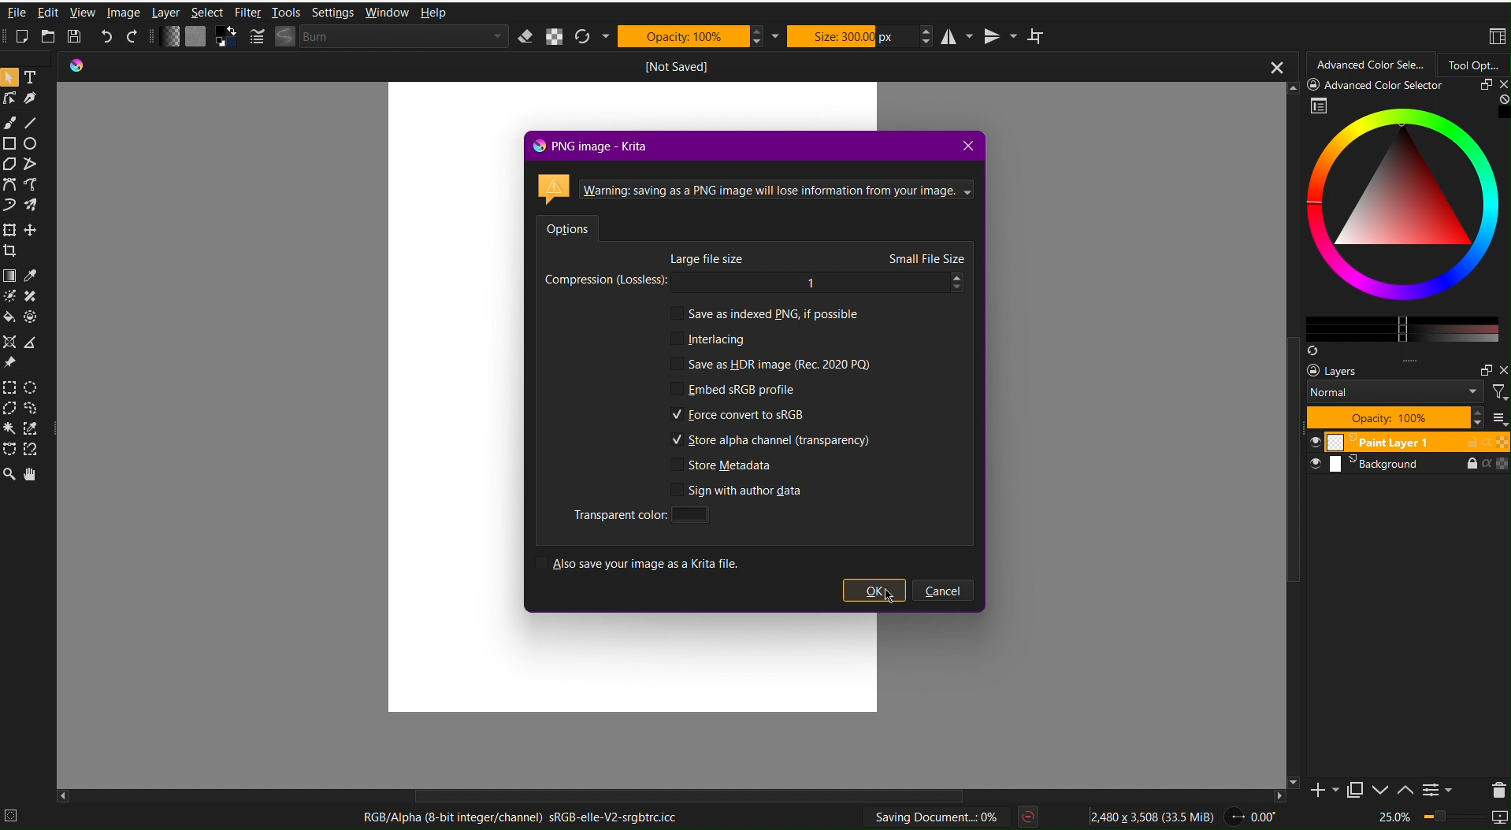 Image resolution: width=1511 pixels, height=830 pixels. What do you see at coordinates (9, 102) in the screenshot?
I see `Linework` at bounding box center [9, 102].